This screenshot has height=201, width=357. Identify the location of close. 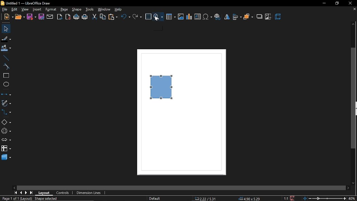
(349, 3).